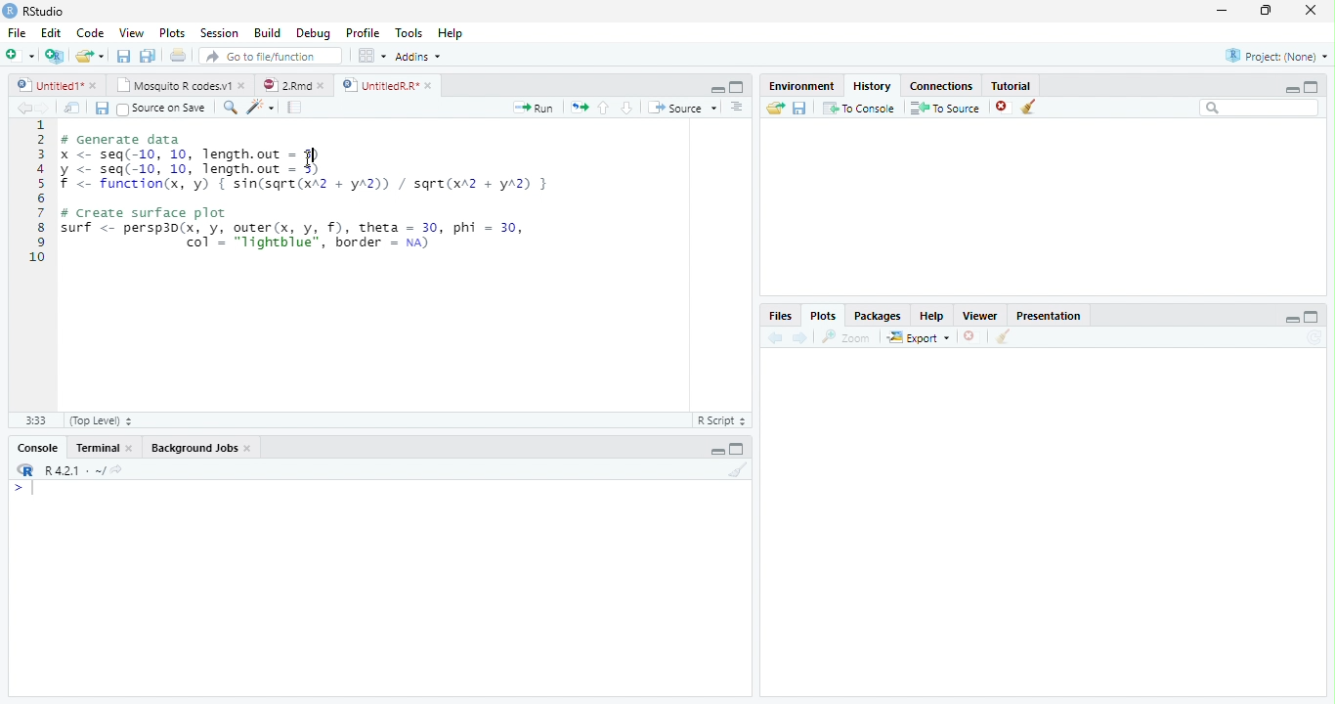 Image resolution: width=1335 pixels, height=704 pixels. I want to click on To Console, so click(859, 108).